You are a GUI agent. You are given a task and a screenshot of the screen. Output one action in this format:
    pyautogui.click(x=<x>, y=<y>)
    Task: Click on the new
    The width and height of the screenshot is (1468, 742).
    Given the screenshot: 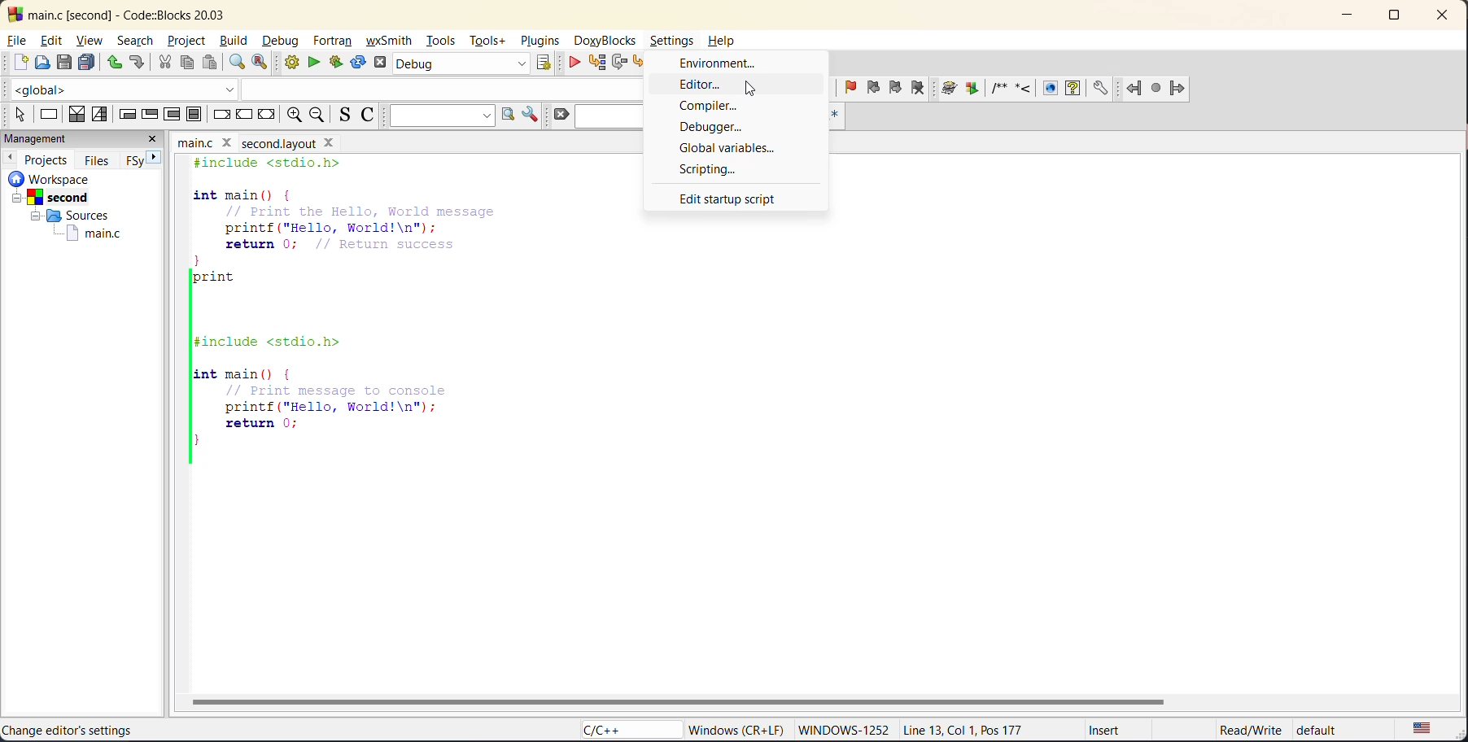 What is the action you would take?
    pyautogui.click(x=20, y=63)
    